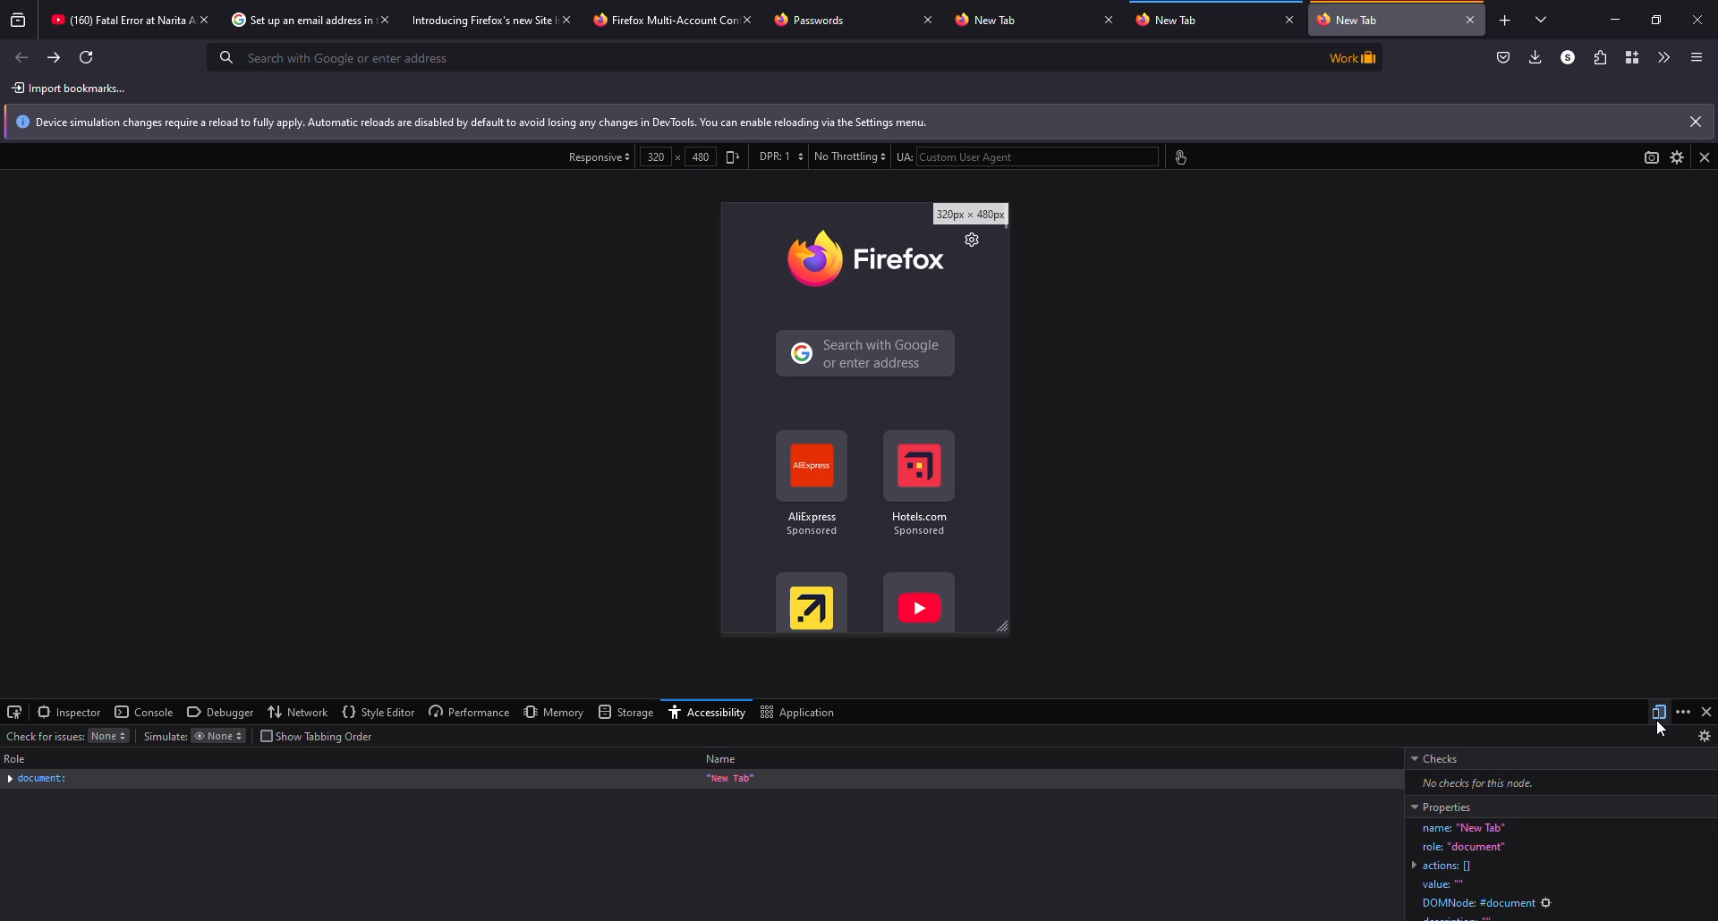 The height and width of the screenshot is (921, 1718). Describe the element at coordinates (1503, 21) in the screenshot. I see `add` at that location.